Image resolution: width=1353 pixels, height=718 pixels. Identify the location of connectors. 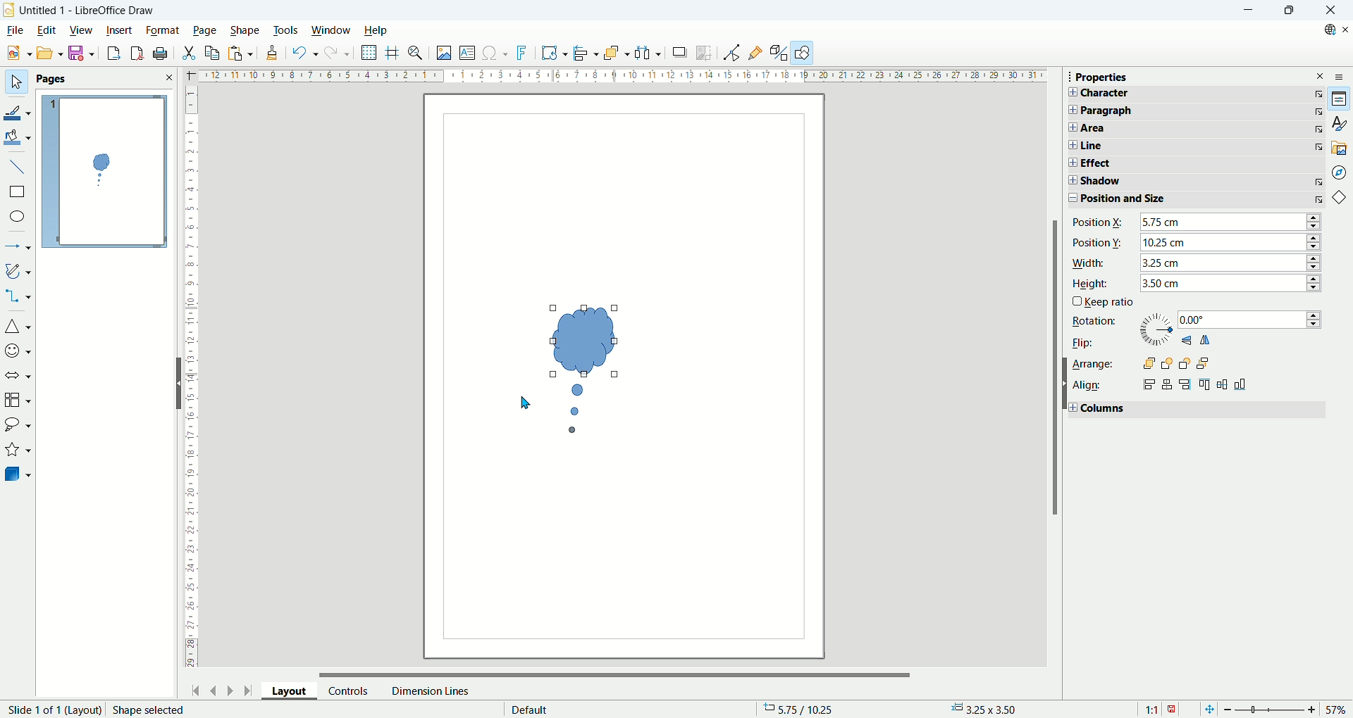
(18, 297).